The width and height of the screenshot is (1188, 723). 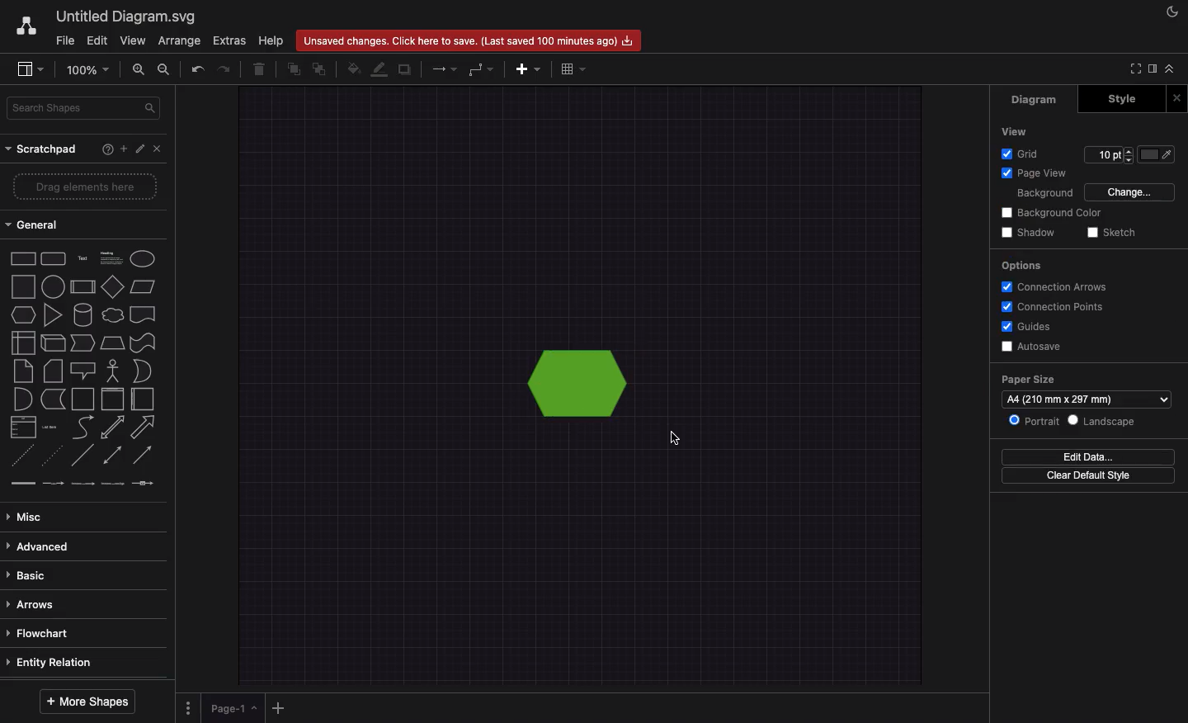 What do you see at coordinates (163, 68) in the screenshot?
I see `Zoom out` at bounding box center [163, 68].